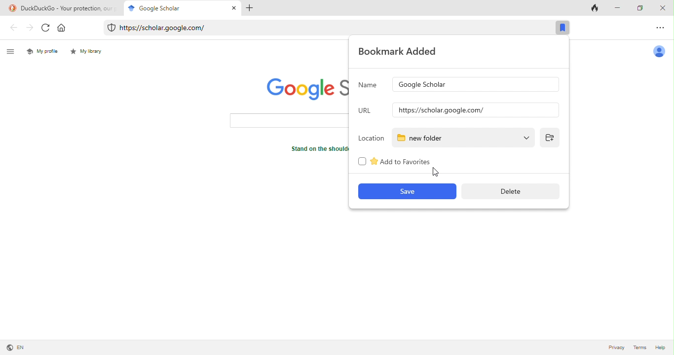 The image size is (674, 355). I want to click on option, so click(663, 28).